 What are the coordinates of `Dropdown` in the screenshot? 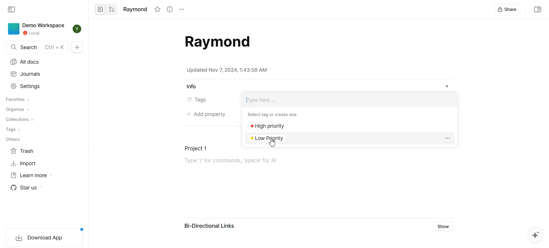 It's located at (447, 87).